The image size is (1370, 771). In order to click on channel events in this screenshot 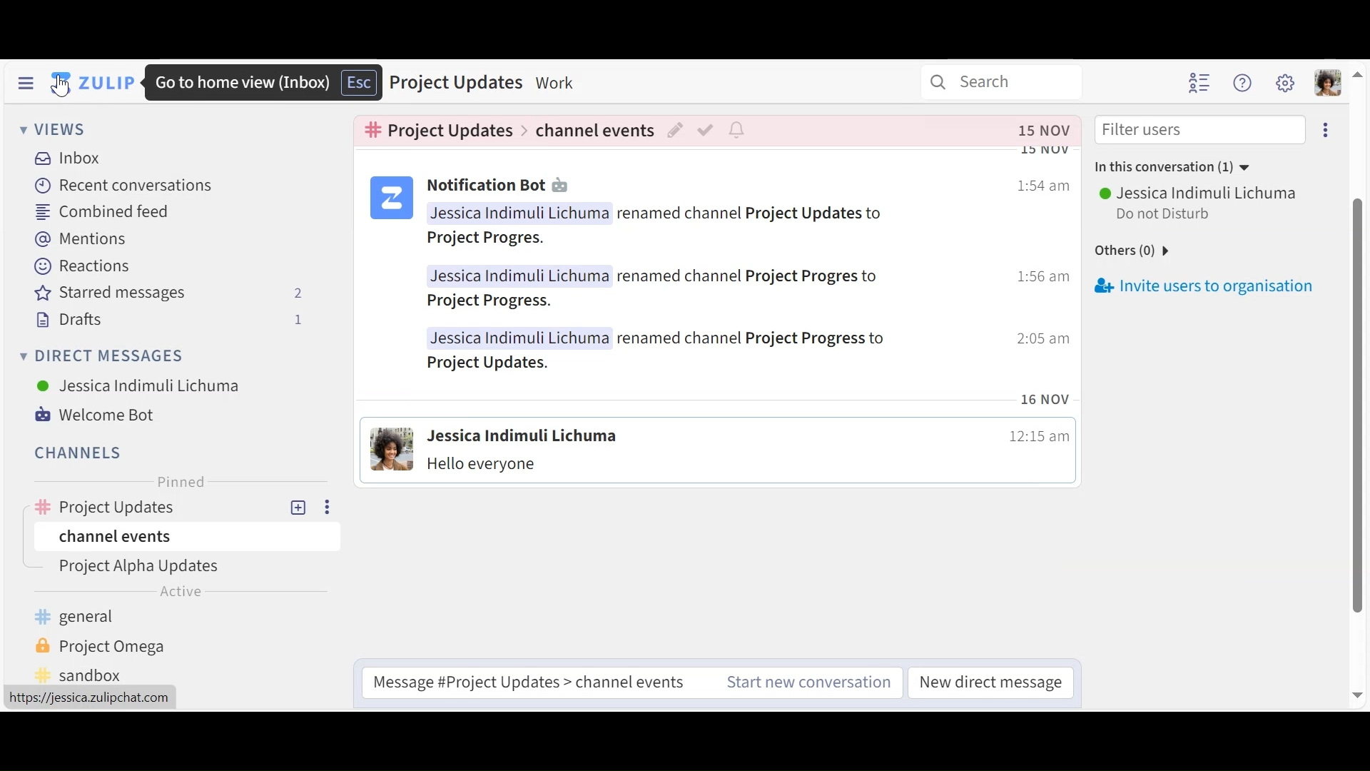, I will do `click(142, 535)`.